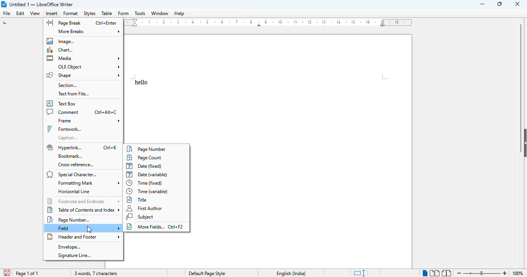 This screenshot has width=527, height=277. Describe the element at coordinates (160, 13) in the screenshot. I see `window` at that location.